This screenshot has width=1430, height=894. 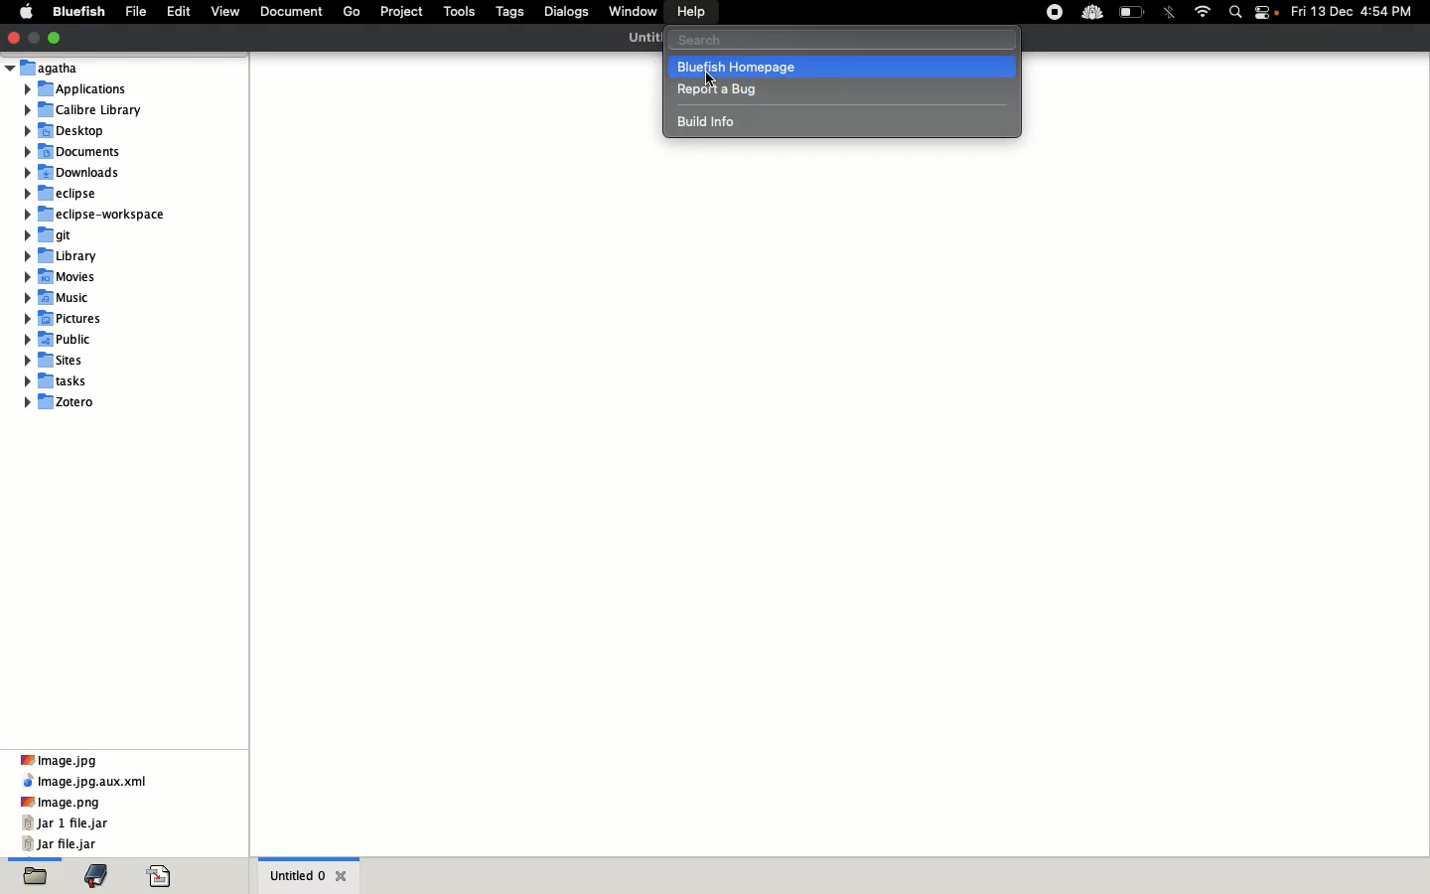 What do you see at coordinates (1236, 11) in the screenshot?
I see `Search` at bounding box center [1236, 11].